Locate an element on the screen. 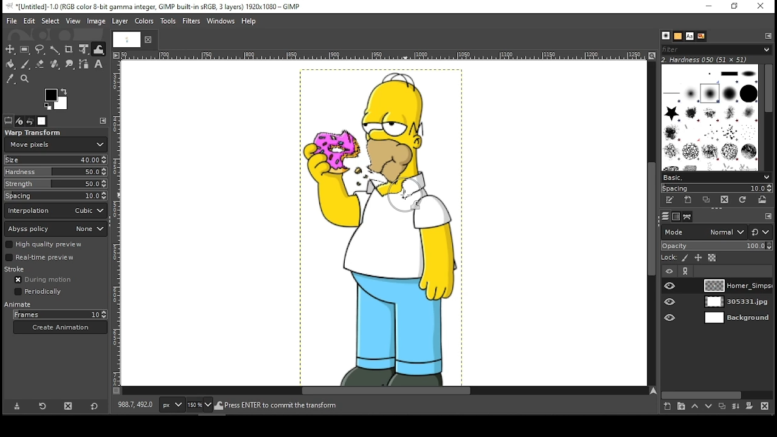 This screenshot has width=777, height=437. hardness 050 is located at coordinates (721, 60).